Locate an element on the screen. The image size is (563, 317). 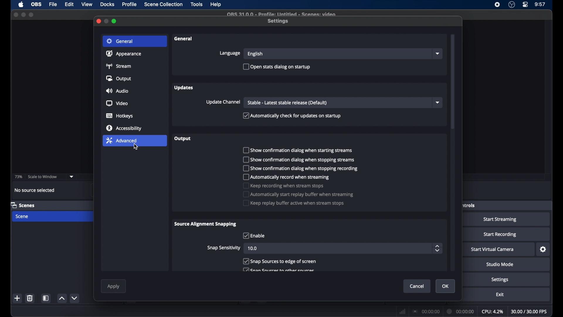
general is located at coordinates (184, 39).